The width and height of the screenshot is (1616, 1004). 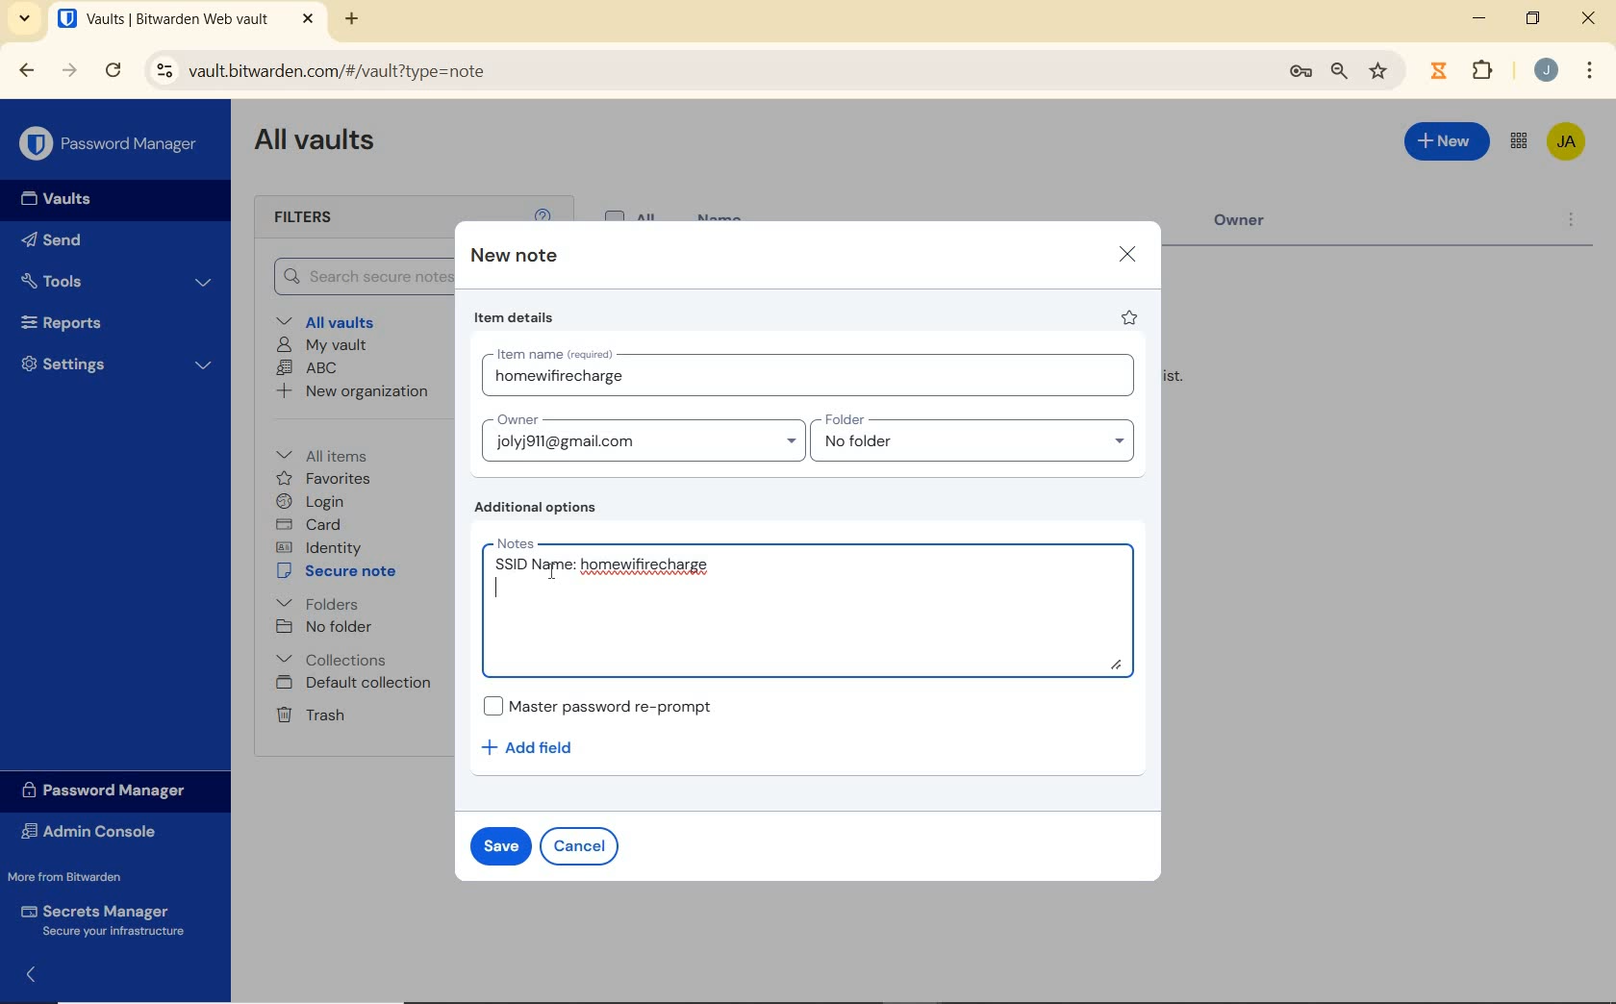 What do you see at coordinates (1340, 73) in the screenshot?
I see `zoom` at bounding box center [1340, 73].